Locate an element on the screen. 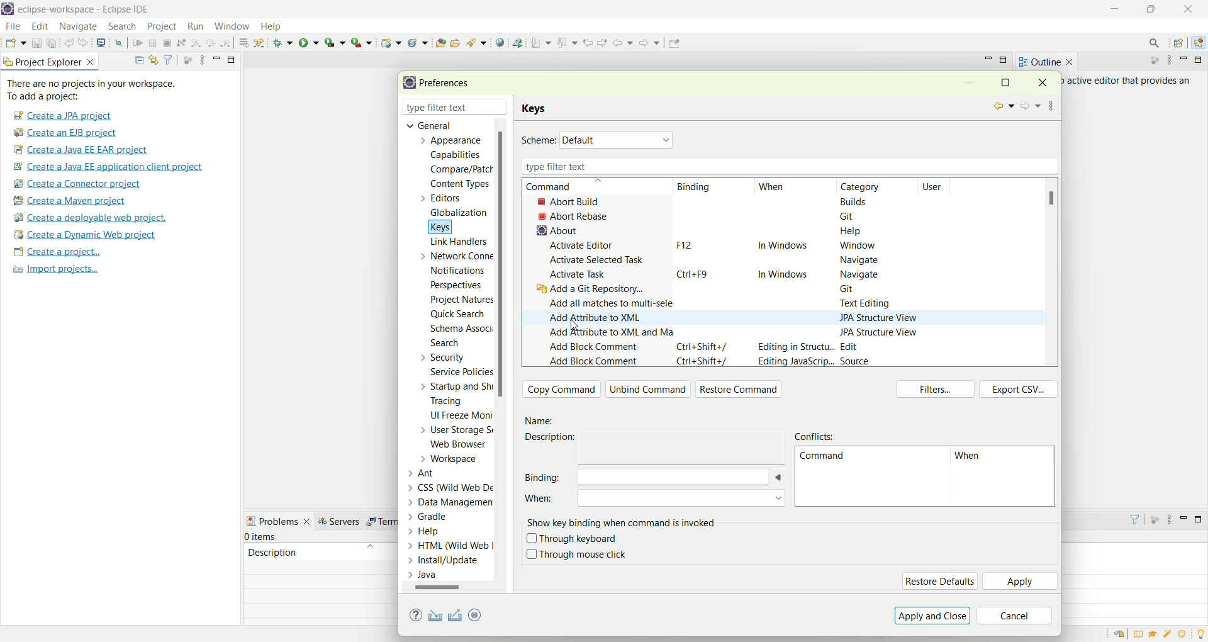  add attribute to XML and map is located at coordinates (608, 336).